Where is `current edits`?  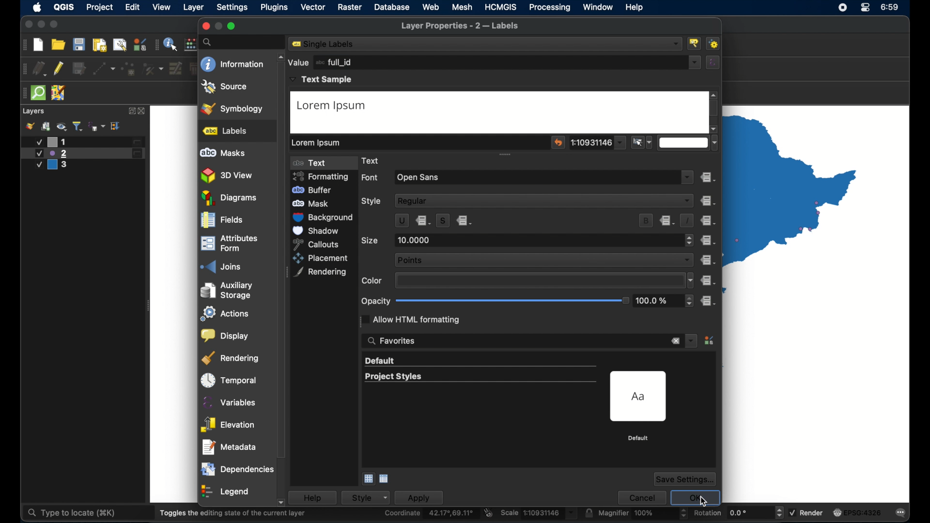 current edits is located at coordinates (39, 68).